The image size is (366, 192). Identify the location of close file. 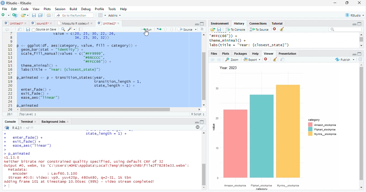
(275, 29).